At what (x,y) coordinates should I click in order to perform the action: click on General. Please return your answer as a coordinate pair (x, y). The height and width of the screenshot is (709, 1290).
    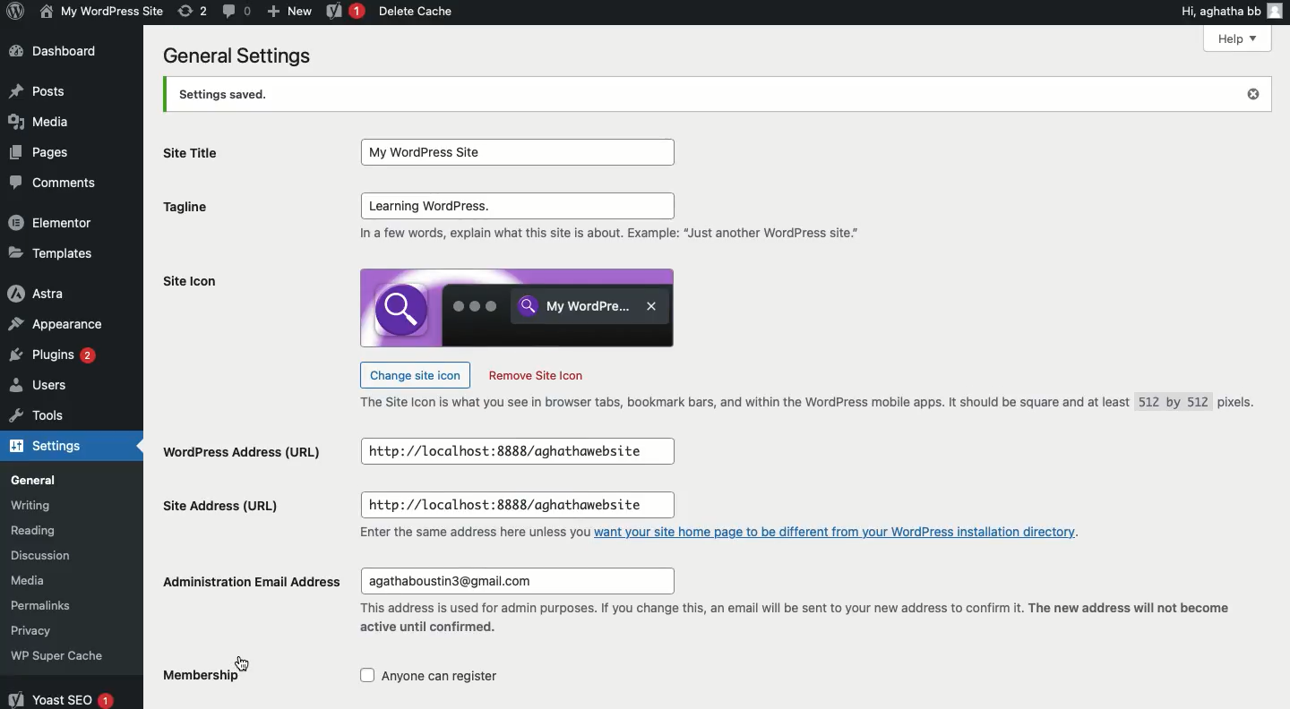
    Looking at the image, I should click on (57, 477).